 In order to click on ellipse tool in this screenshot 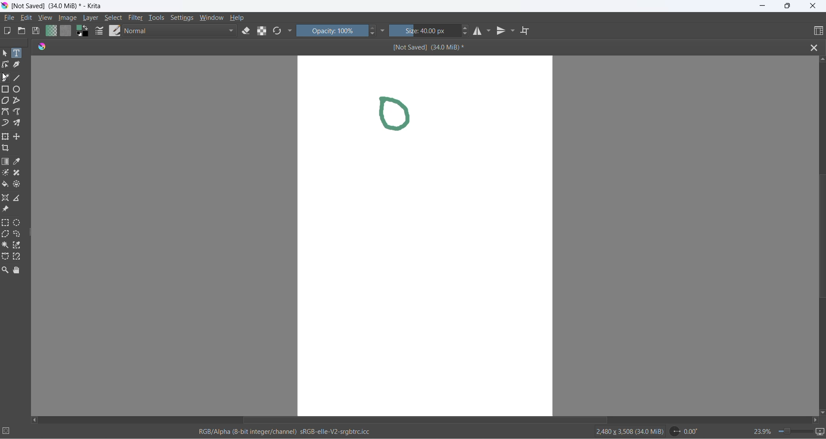, I will do `click(22, 90)`.